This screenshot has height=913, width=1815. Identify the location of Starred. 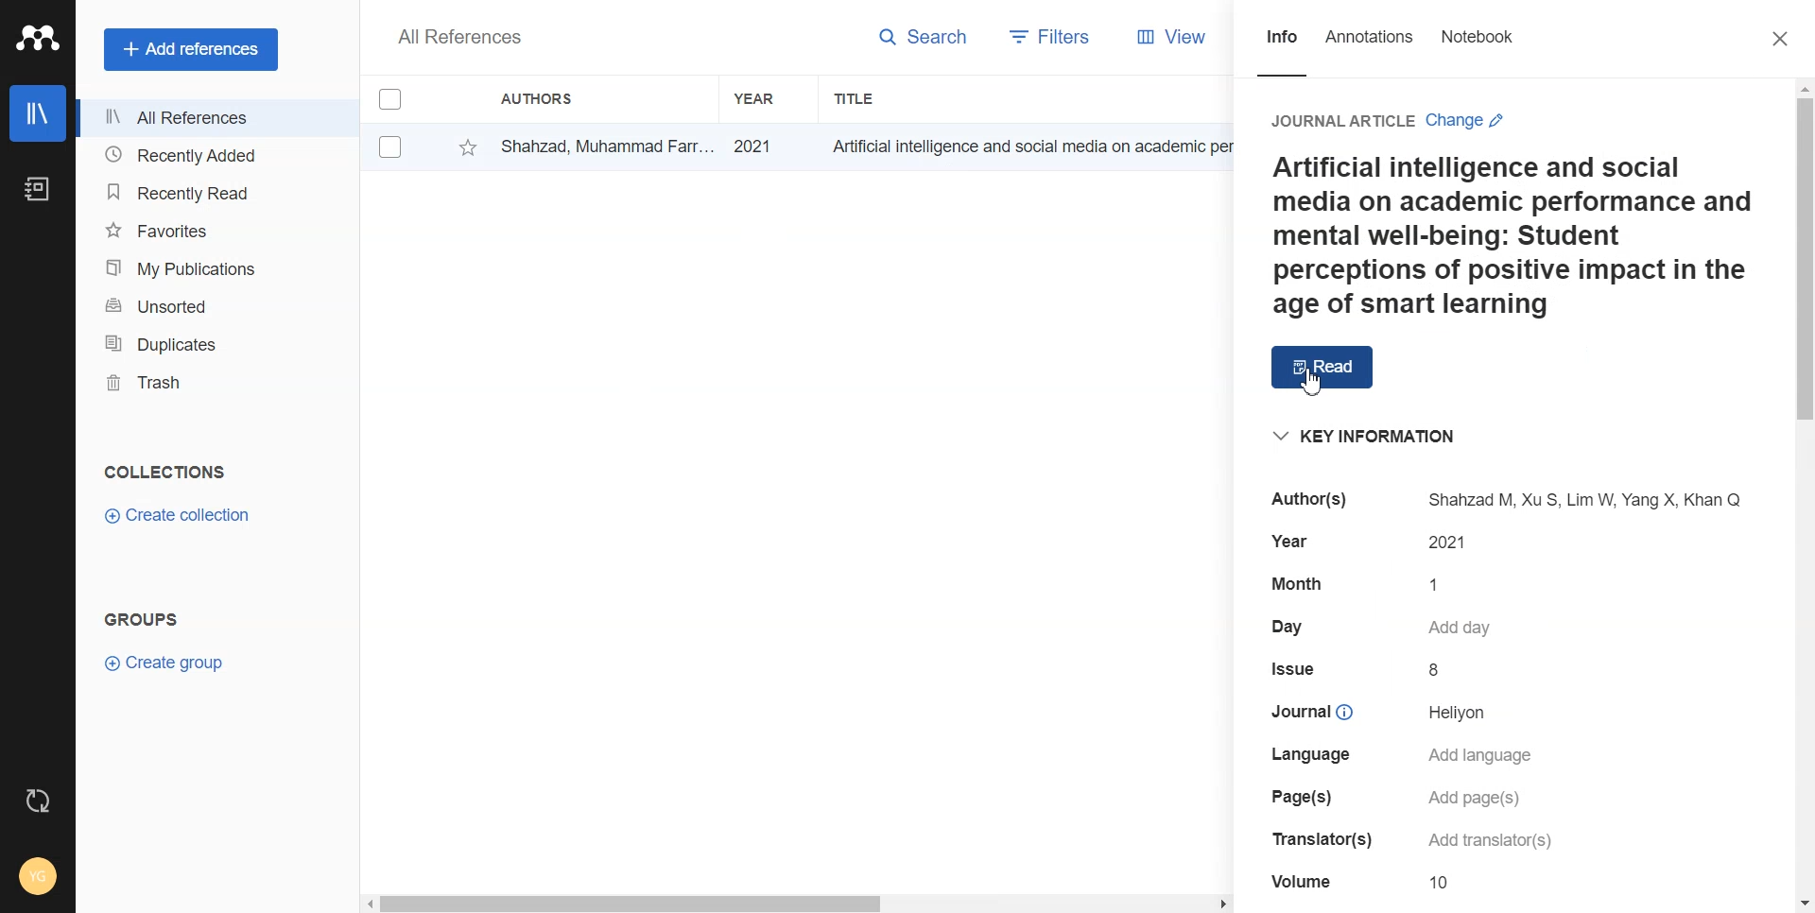
(468, 146).